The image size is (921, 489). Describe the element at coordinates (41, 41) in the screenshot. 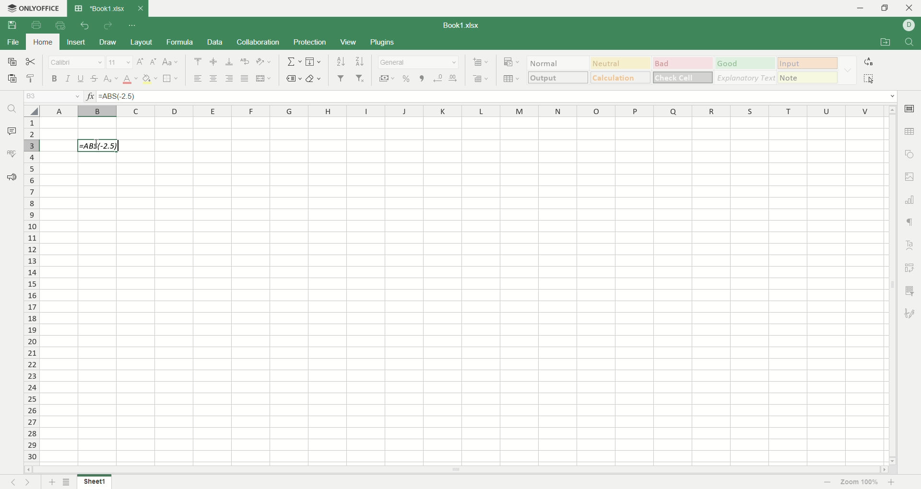

I see `home` at that location.